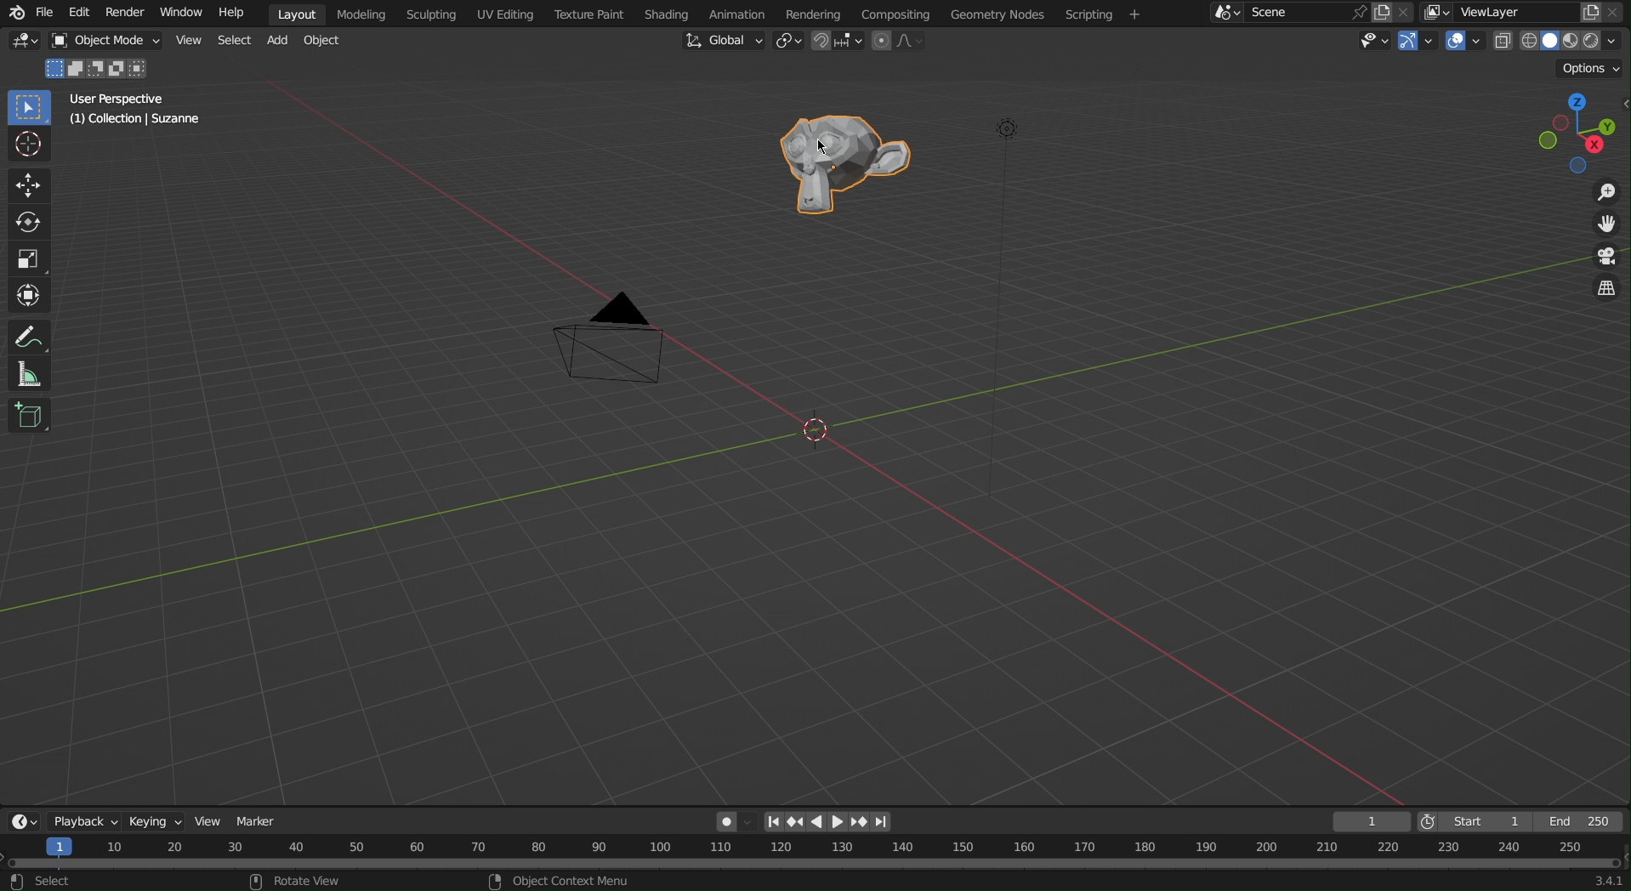 The height and width of the screenshot is (891, 1631). I want to click on viewLayer dropdown, so click(1438, 14).